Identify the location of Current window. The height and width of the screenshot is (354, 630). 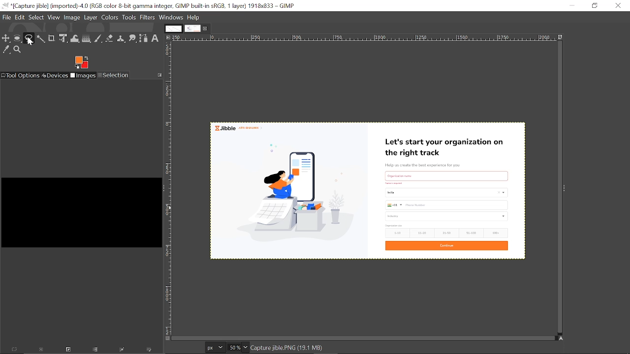
(149, 6).